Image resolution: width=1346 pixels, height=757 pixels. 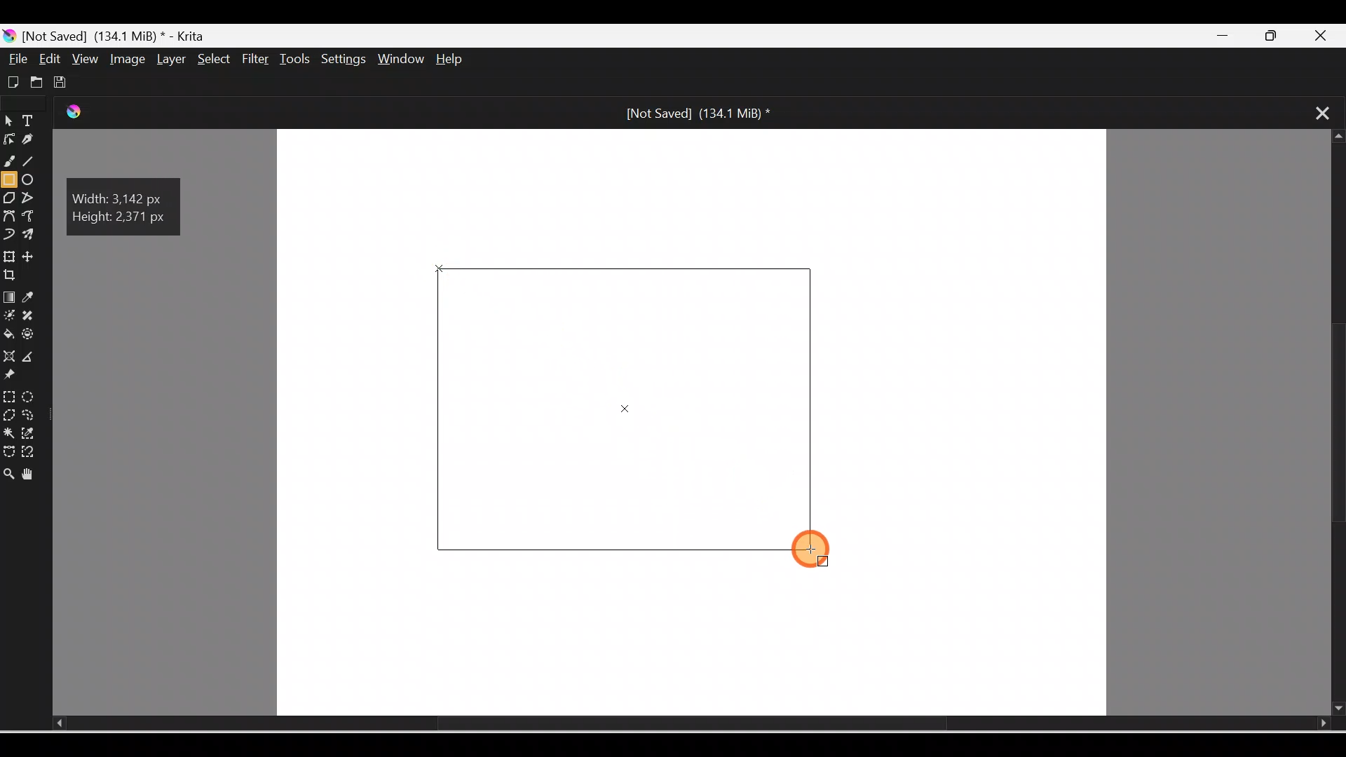 I want to click on [Not Saved] (171.2 MiB) * , so click(x=694, y=112).